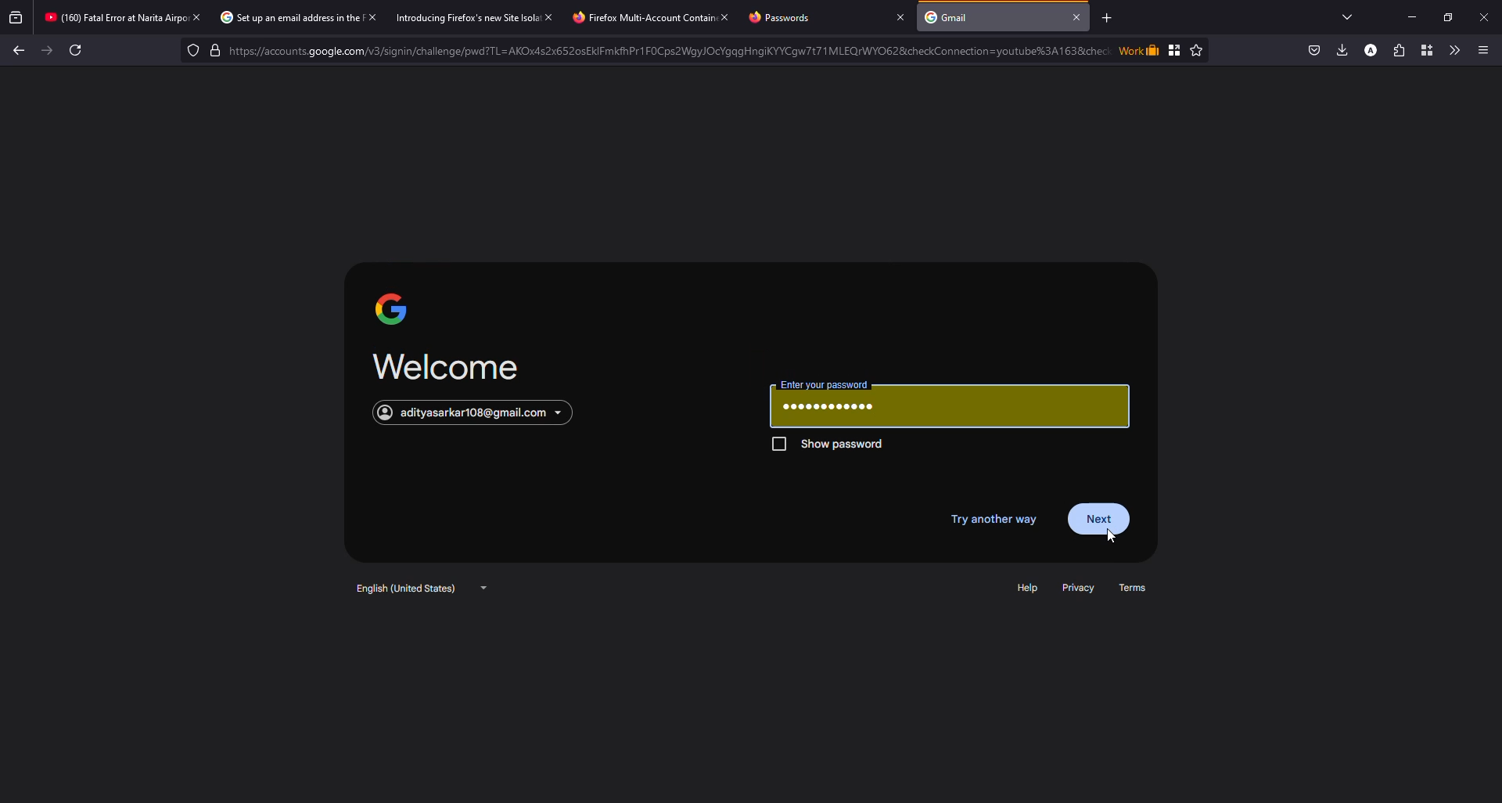 Image resolution: width=1502 pixels, height=803 pixels. What do you see at coordinates (550, 16) in the screenshot?
I see `close` at bounding box center [550, 16].